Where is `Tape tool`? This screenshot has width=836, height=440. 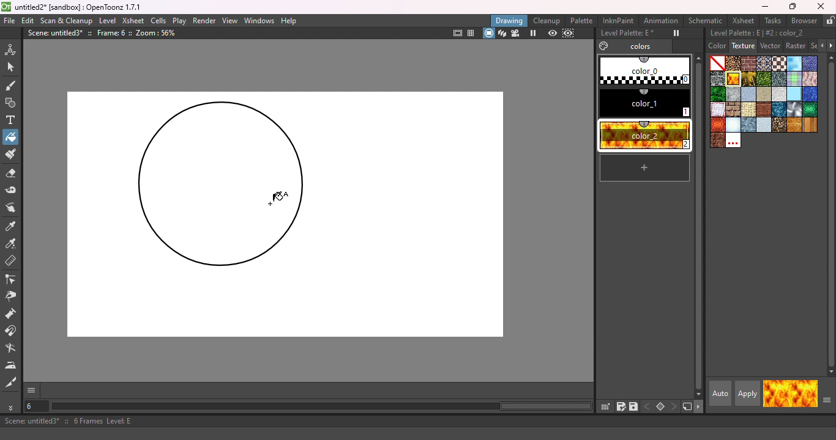 Tape tool is located at coordinates (13, 190).